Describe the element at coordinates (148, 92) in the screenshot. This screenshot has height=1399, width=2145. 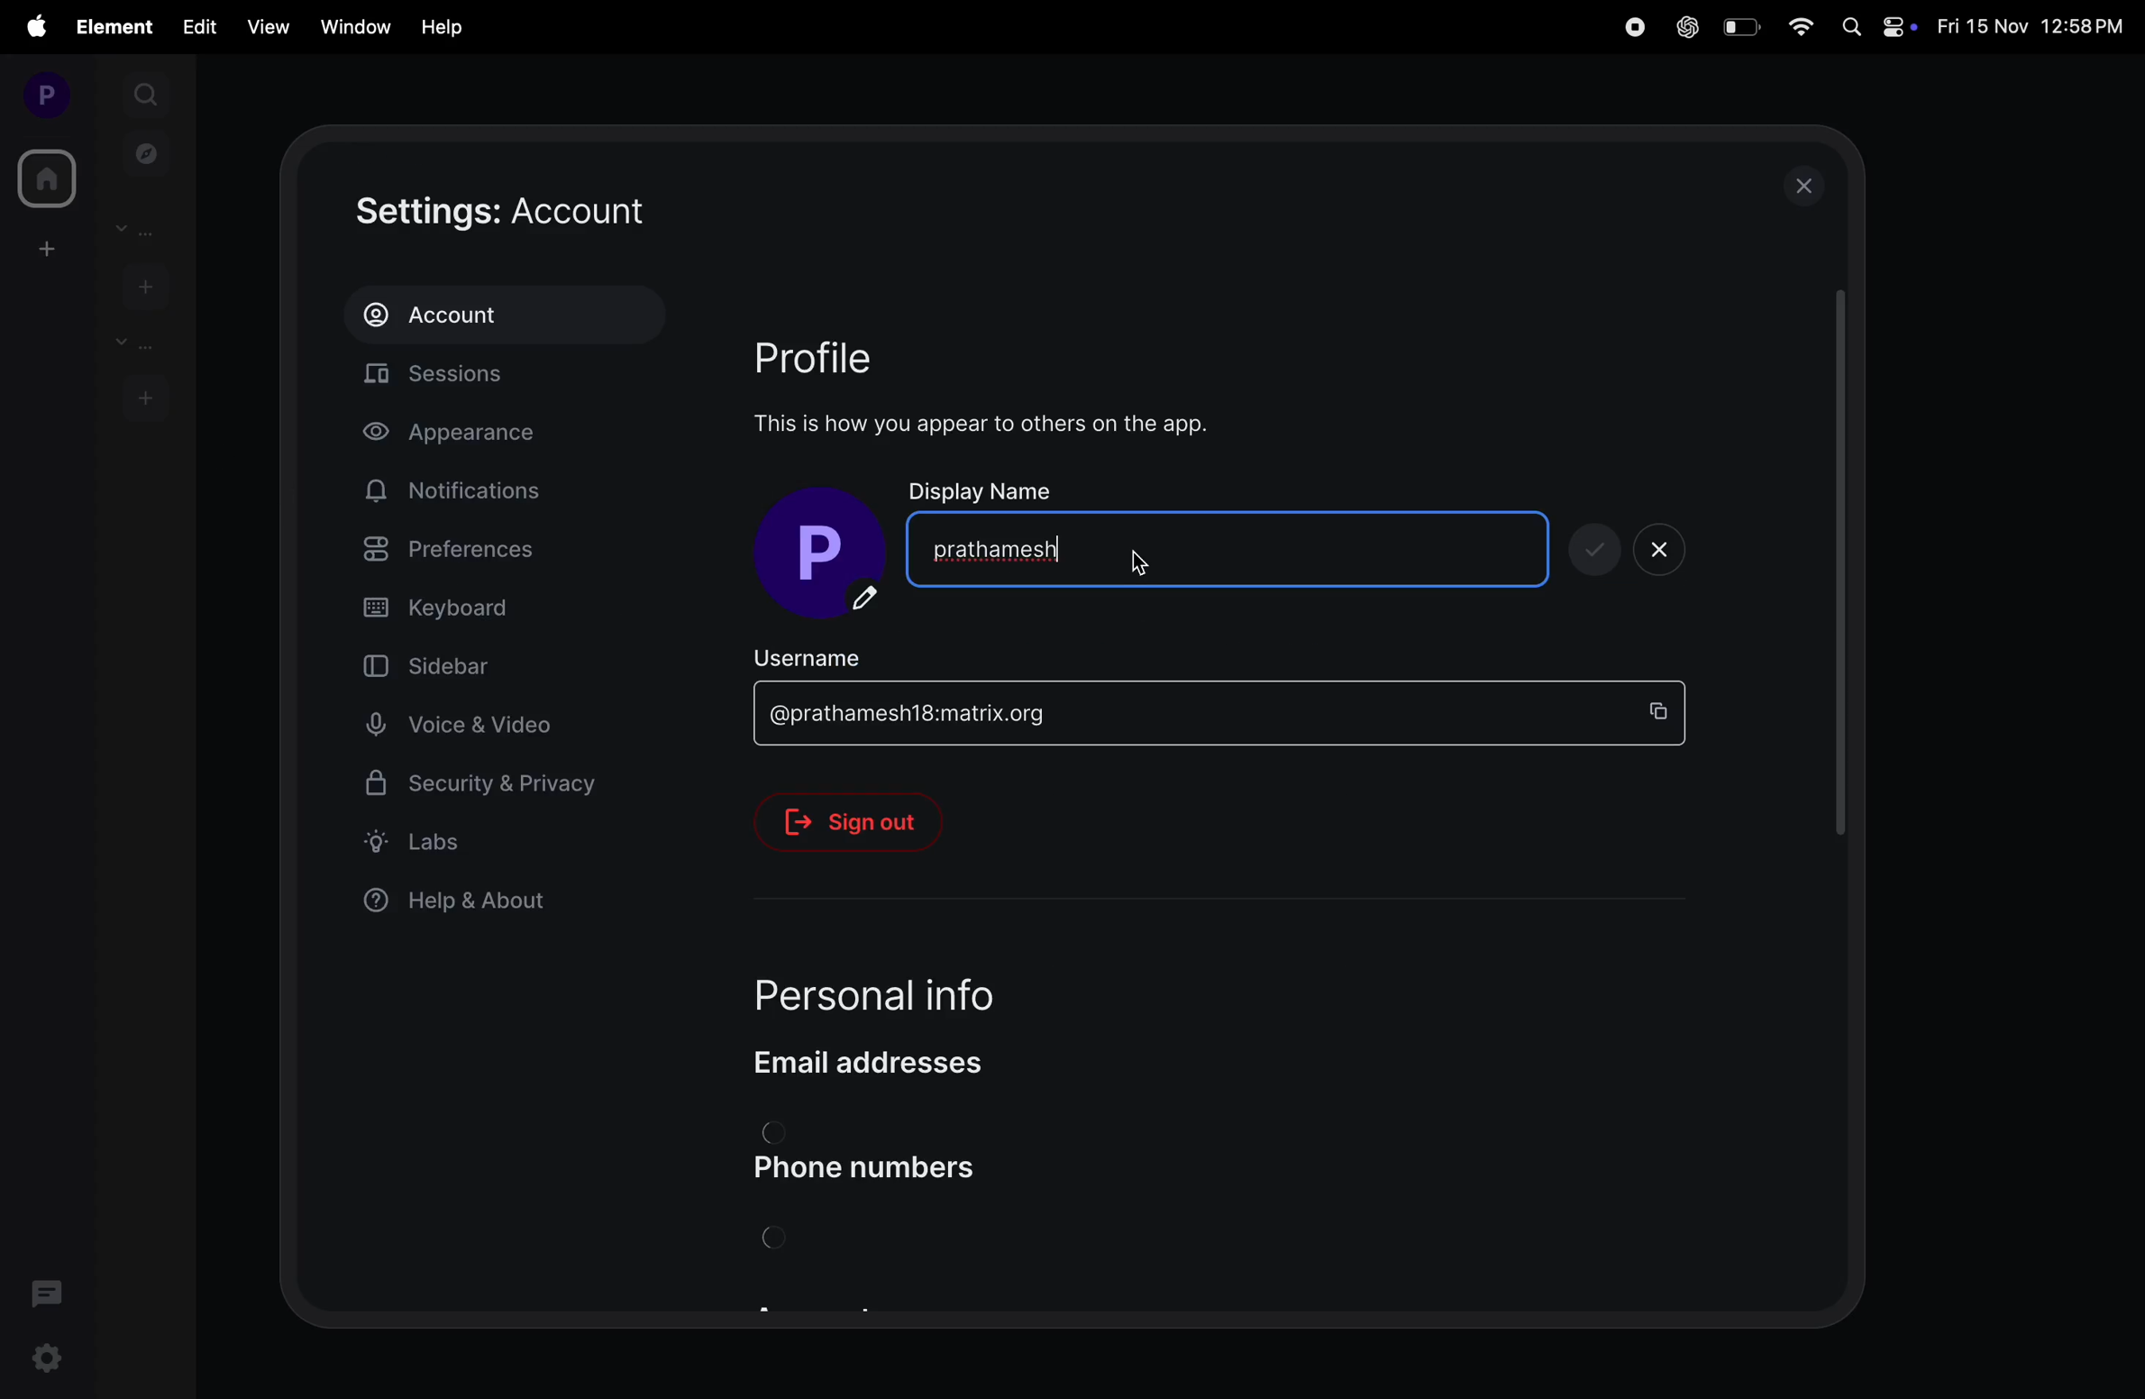
I see `search1` at that location.